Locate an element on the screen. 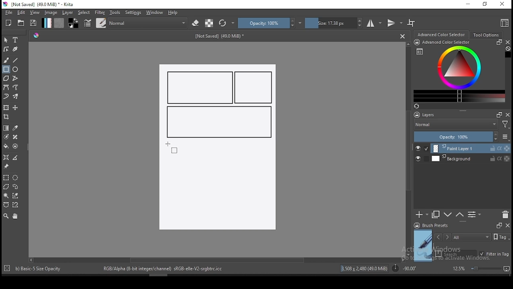 The height and width of the screenshot is (289, 513). Image is located at coordinates (217, 188).